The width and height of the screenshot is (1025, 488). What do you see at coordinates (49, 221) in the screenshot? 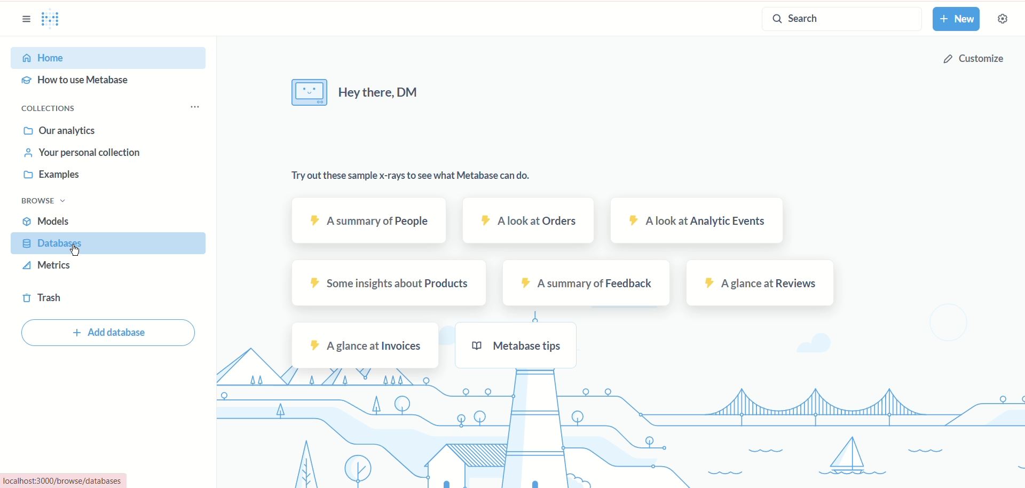
I see `models` at bounding box center [49, 221].